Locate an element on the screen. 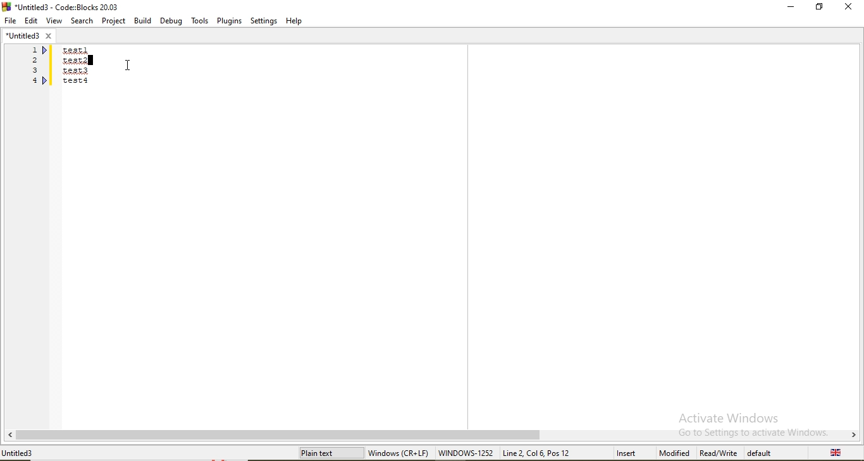 This screenshot has width=864, height=461. View  is located at coordinates (52, 20).